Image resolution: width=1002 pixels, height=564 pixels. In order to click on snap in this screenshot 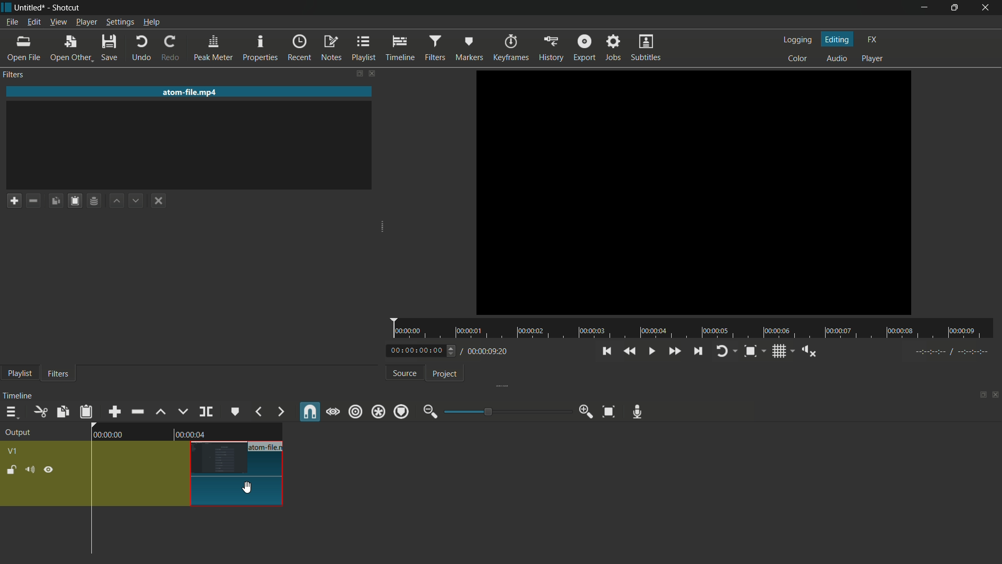, I will do `click(308, 411)`.